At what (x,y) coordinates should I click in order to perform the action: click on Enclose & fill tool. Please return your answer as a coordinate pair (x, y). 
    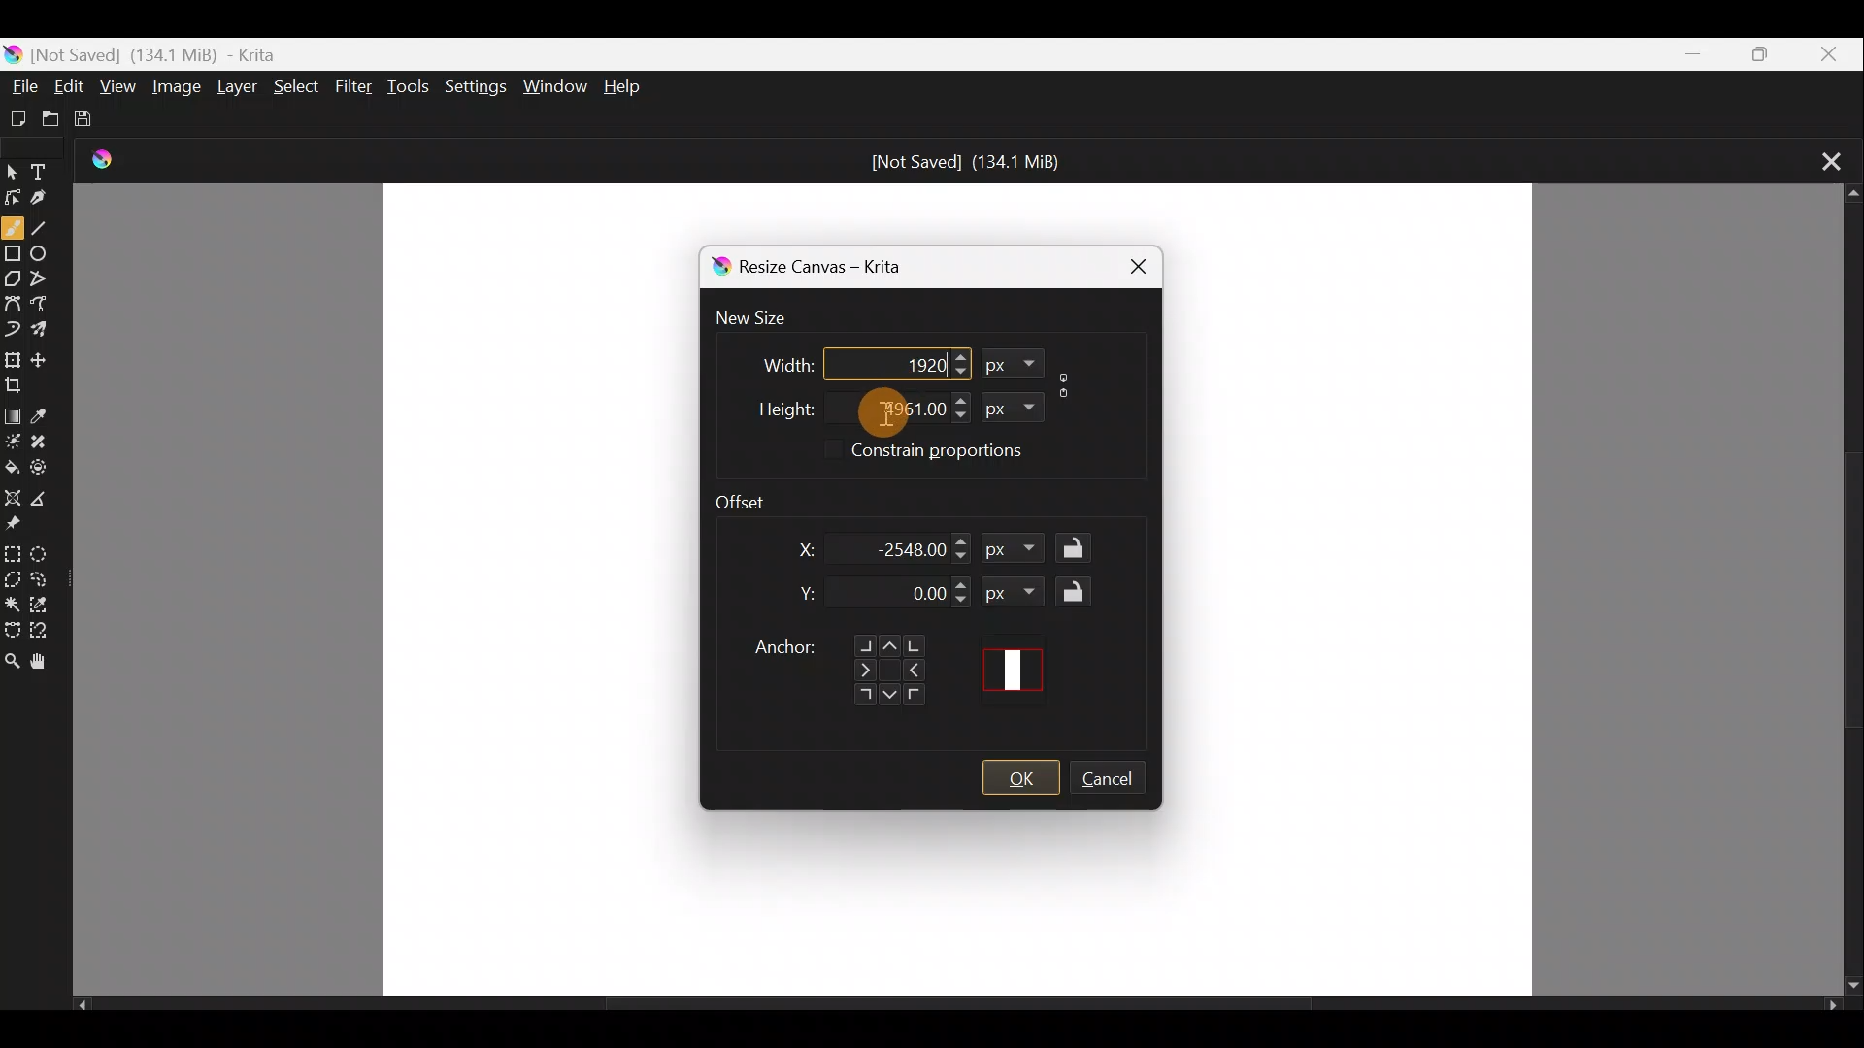
    Looking at the image, I should click on (48, 467).